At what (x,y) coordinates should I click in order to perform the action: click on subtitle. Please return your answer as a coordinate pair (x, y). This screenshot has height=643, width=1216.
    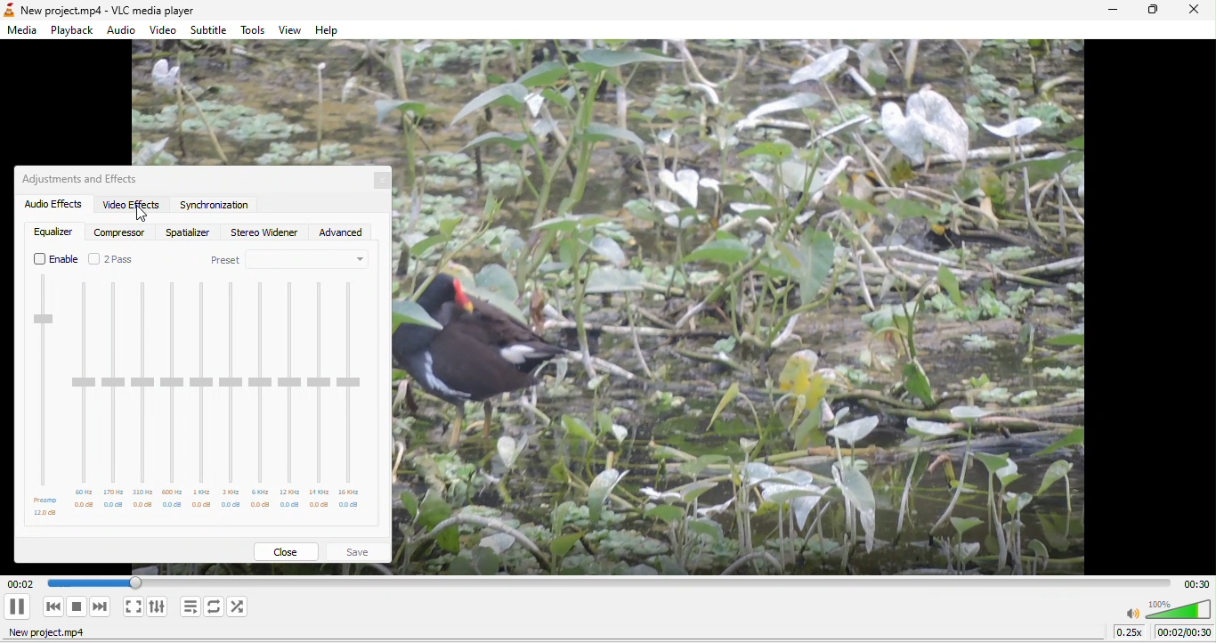
    Looking at the image, I should click on (210, 29).